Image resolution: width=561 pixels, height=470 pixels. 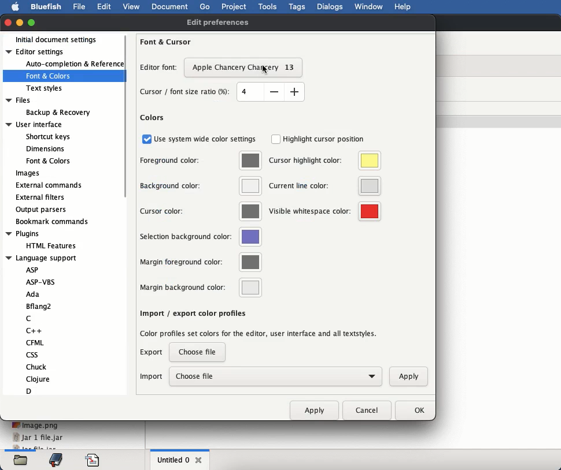 What do you see at coordinates (199, 139) in the screenshot?
I see `use system wide color settings` at bounding box center [199, 139].